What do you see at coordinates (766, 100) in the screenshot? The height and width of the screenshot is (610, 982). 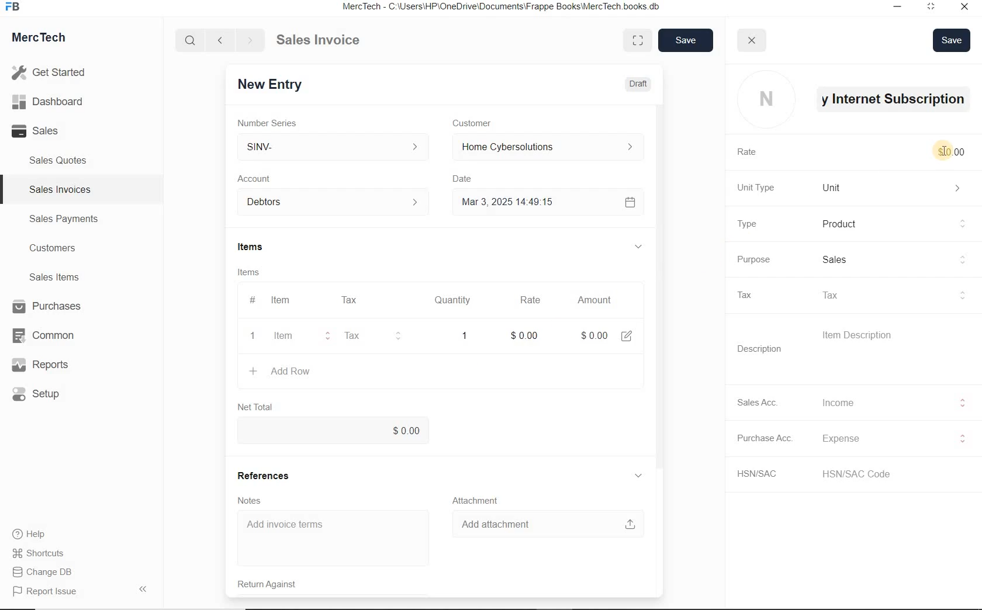 I see `profile logo` at bounding box center [766, 100].